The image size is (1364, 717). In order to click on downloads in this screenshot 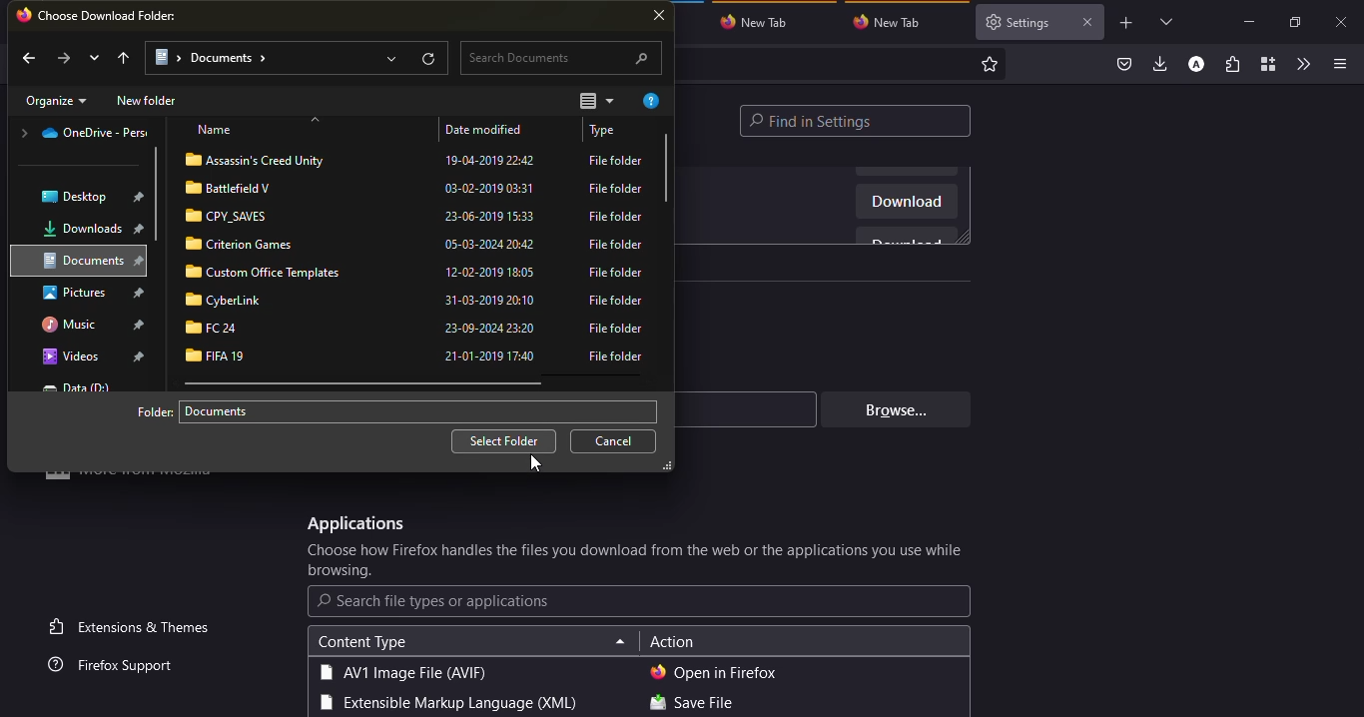, I will do `click(1161, 63)`.